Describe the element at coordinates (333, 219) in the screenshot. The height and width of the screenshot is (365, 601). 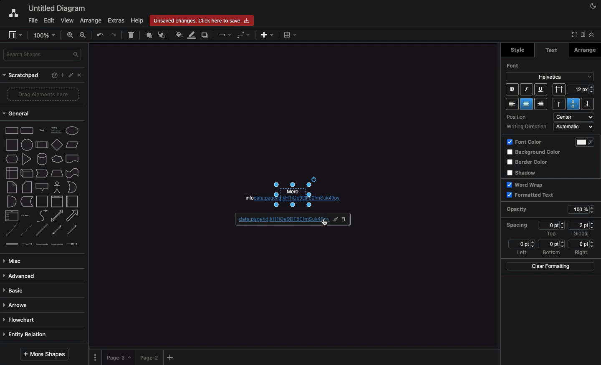
I see `Edit` at that location.